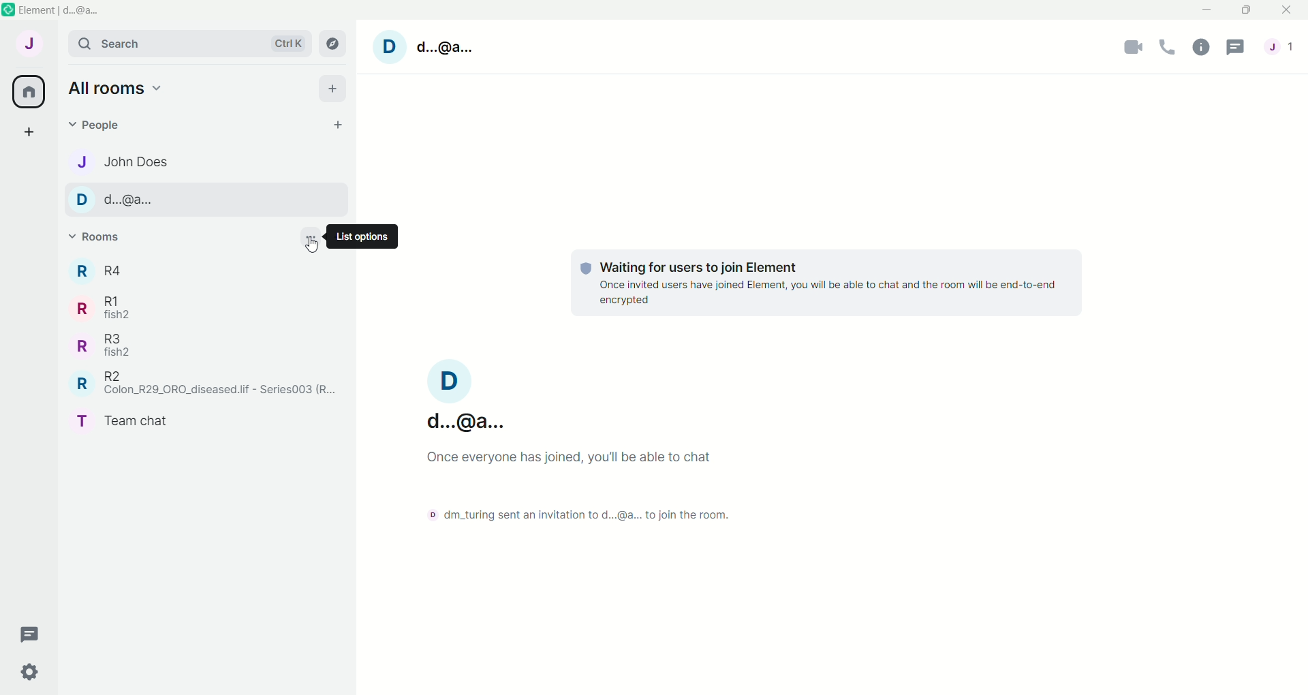 This screenshot has width=1308, height=695. What do you see at coordinates (145, 160) in the screenshot?
I see `Contact name` at bounding box center [145, 160].